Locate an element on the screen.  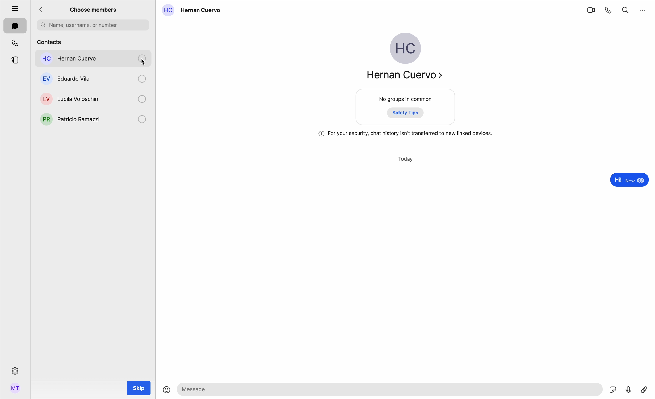
contacts  is located at coordinates (93, 41).